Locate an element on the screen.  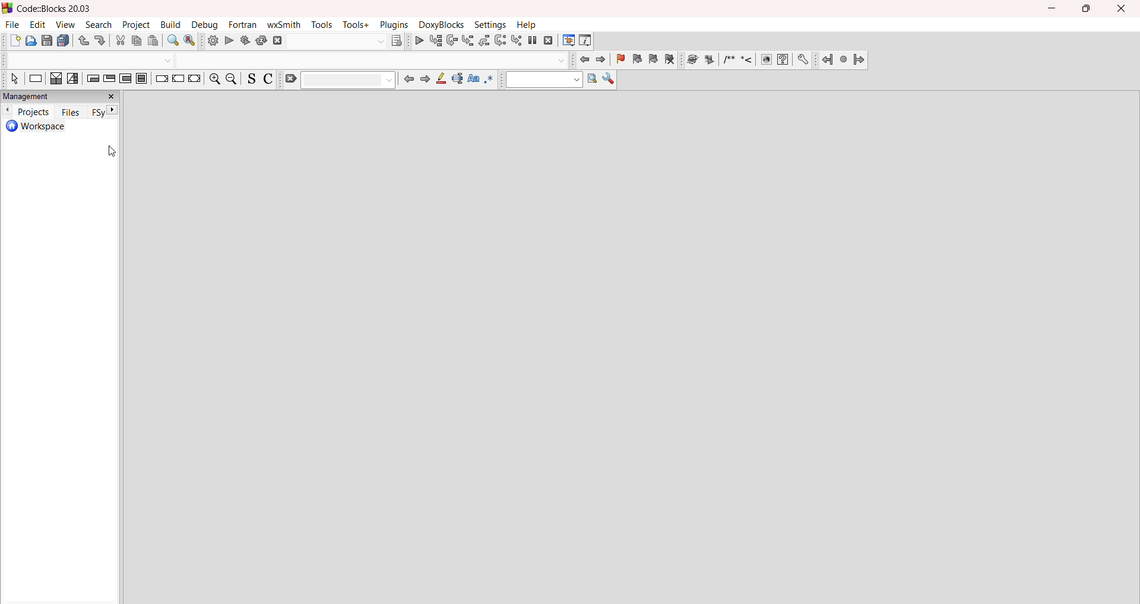
HTML help is located at coordinates (783, 59).